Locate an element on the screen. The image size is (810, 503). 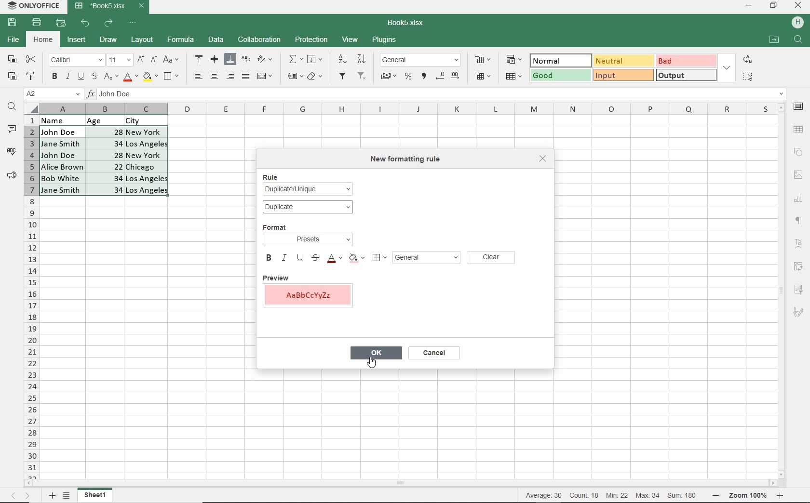
CUT is located at coordinates (31, 59).